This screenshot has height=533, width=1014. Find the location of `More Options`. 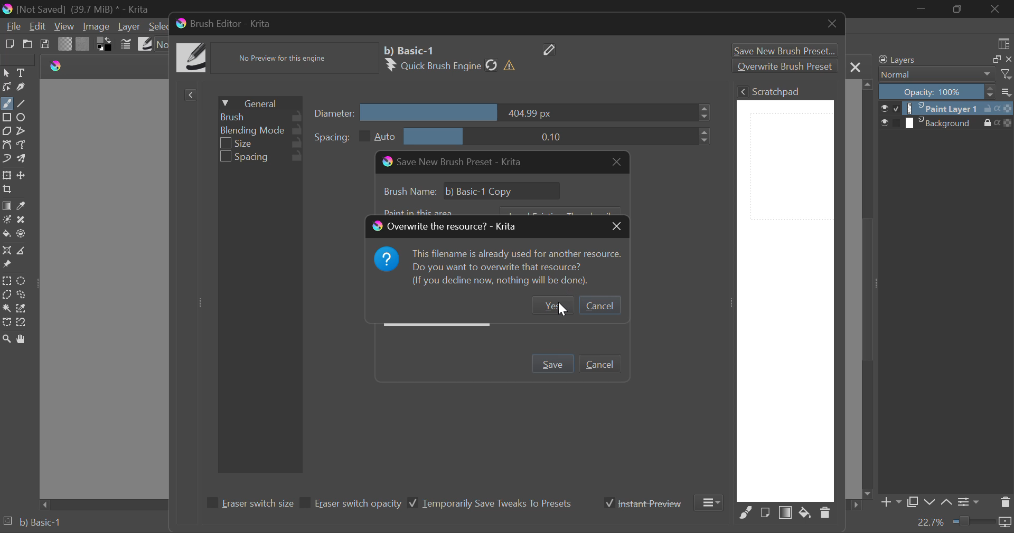

More Options is located at coordinates (711, 502).